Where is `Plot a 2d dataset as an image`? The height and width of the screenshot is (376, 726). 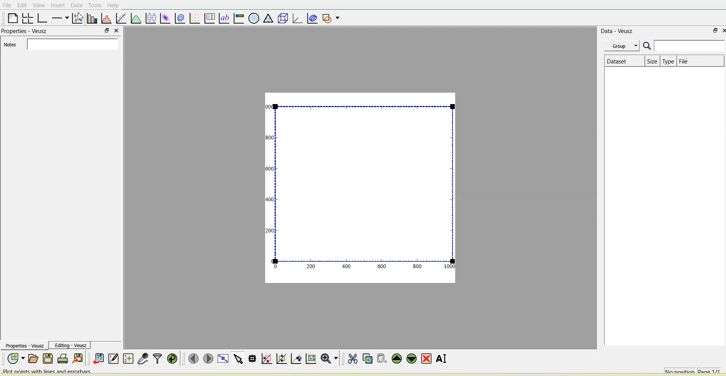 Plot a 2d dataset as an image is located at coordinates (165, 17).